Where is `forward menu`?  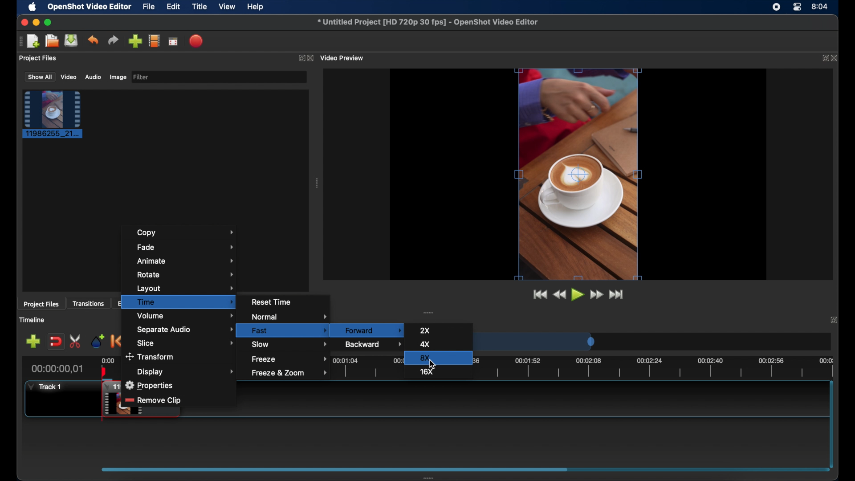 forward menu is located at coordinates (370, 329).